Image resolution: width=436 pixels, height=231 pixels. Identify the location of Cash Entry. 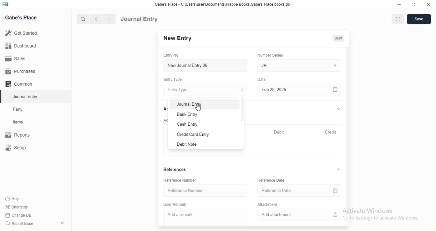
(207, 124).